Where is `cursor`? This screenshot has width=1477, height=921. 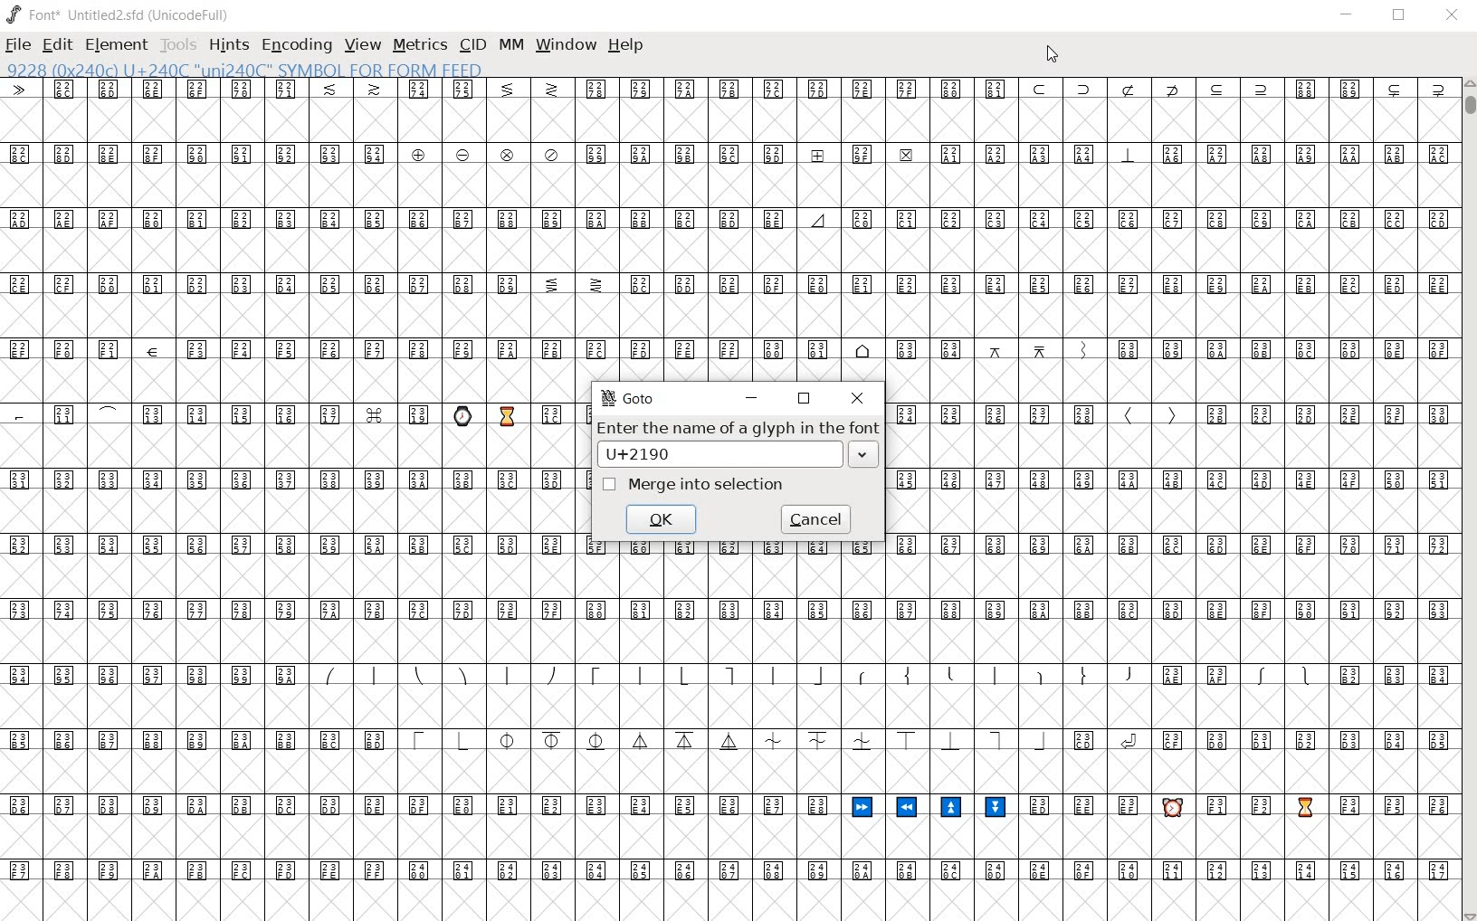 cursor is located at coordinates (1052, 57).